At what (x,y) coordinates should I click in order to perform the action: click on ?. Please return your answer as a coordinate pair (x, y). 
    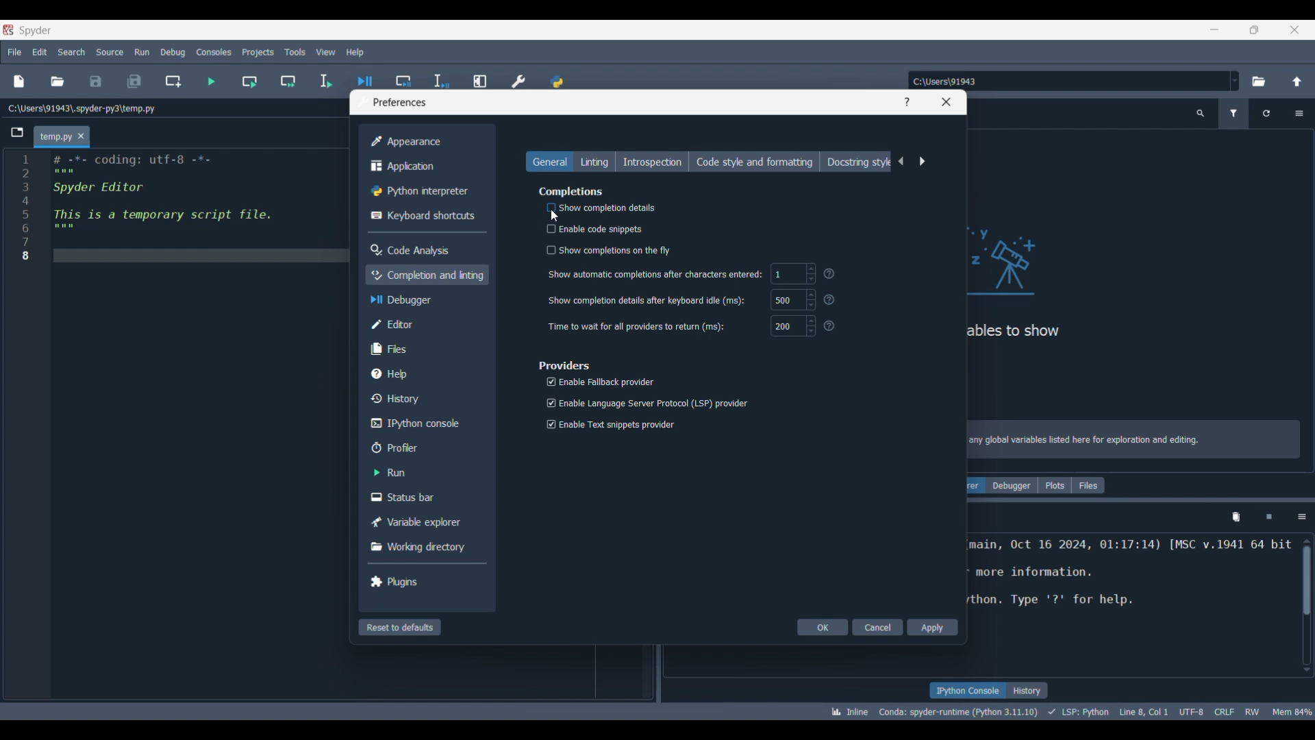
    Looking at the image, I should click on (834, 328).